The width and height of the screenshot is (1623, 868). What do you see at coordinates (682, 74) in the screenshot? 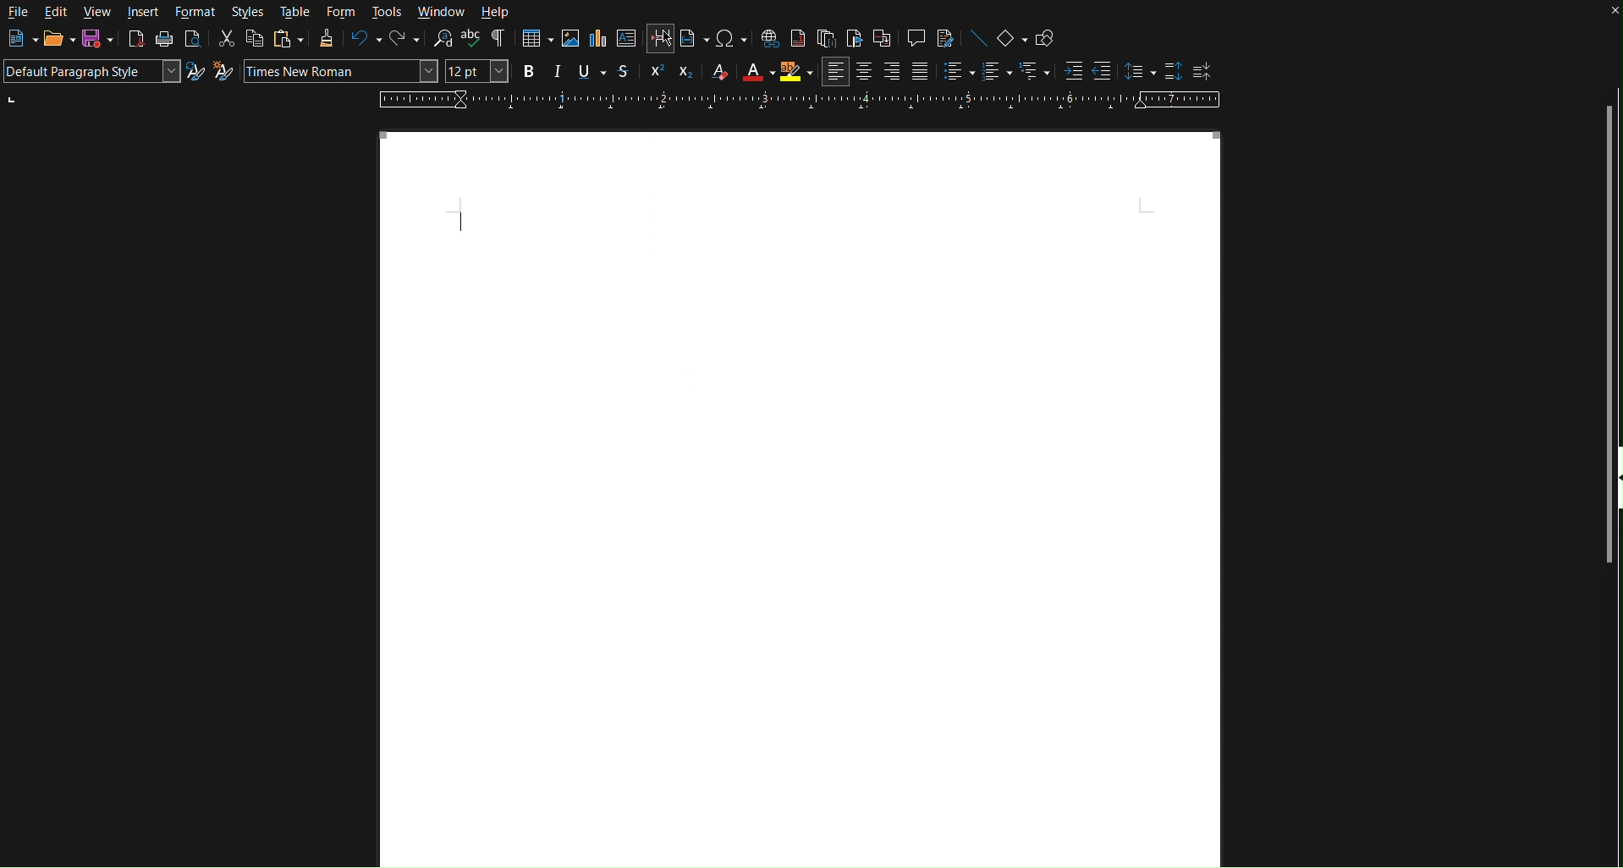
I see `Subscript` at bounding box center [682, 74].